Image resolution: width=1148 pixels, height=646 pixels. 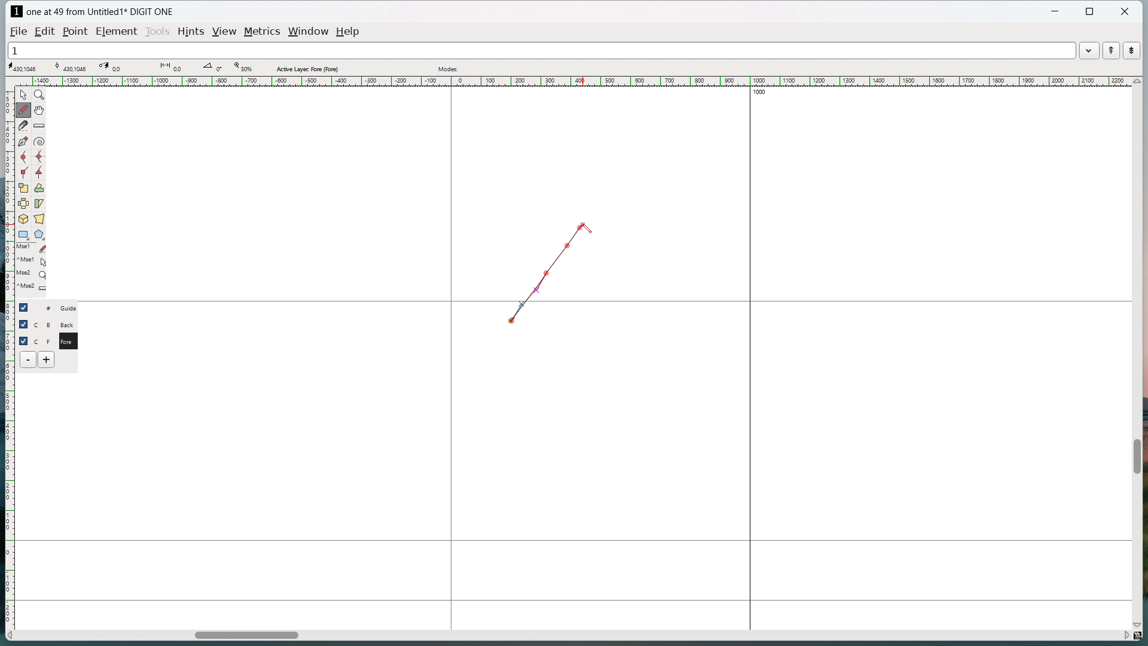 I want to click on view, so click(x=225, y=32).